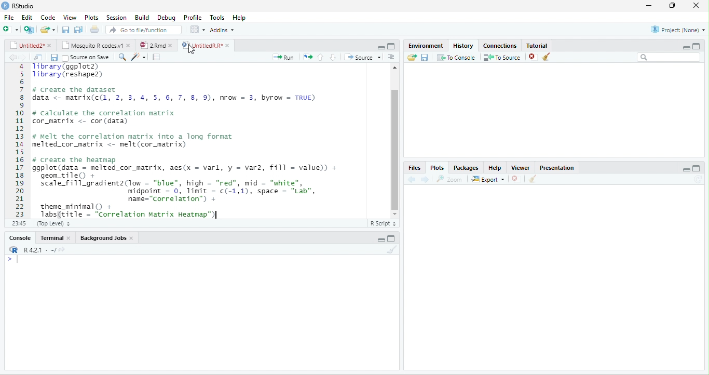 The image size is (709, 375). Describe the element at coordinates (167, 18) in the screenshot. I see `debug` at that location.